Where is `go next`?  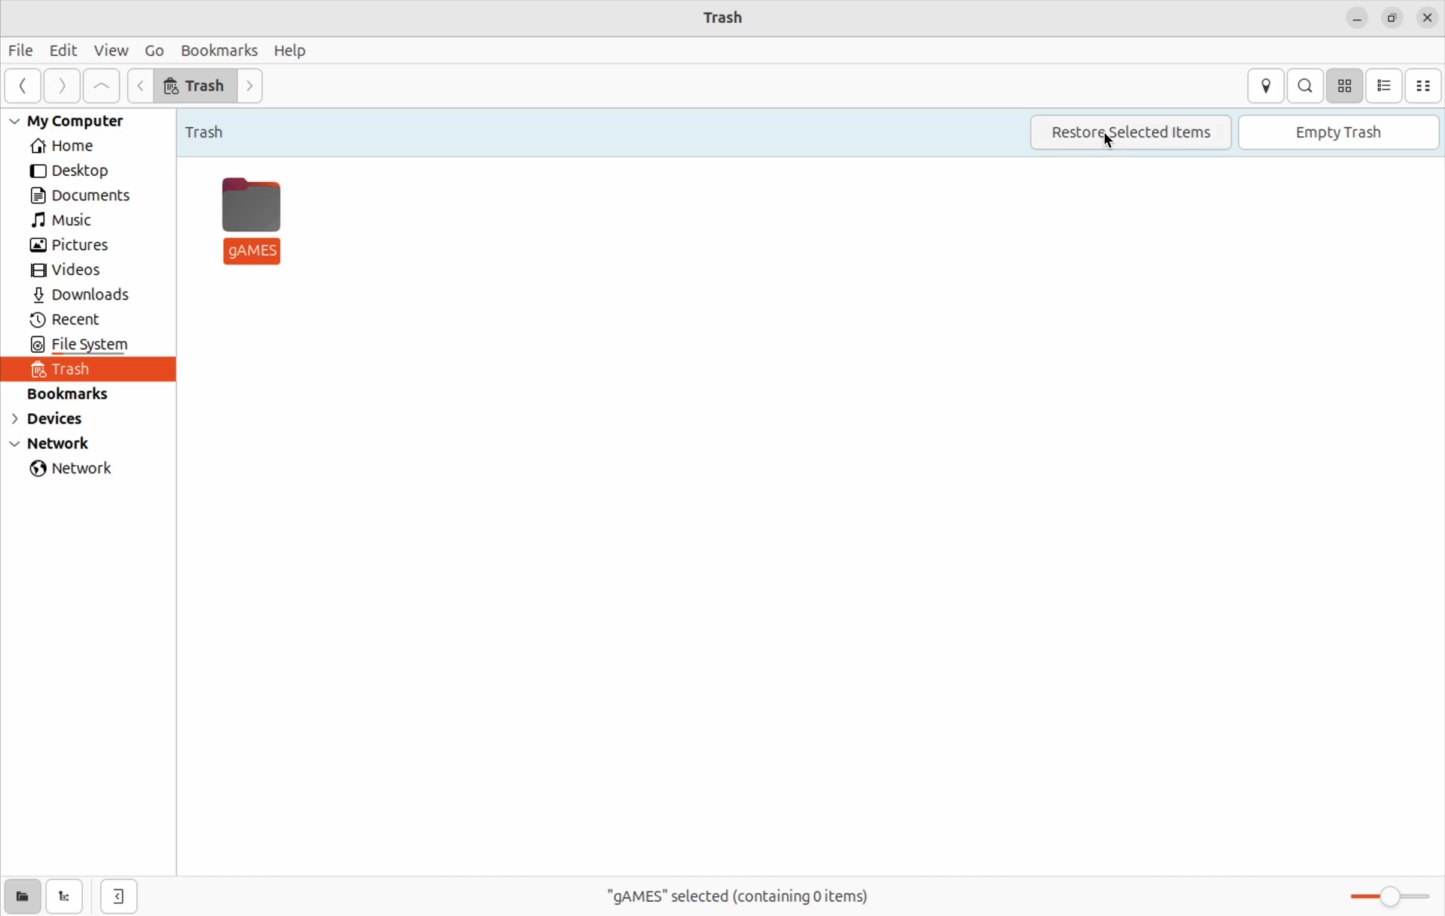 go next is located at coordinates (254, 88).